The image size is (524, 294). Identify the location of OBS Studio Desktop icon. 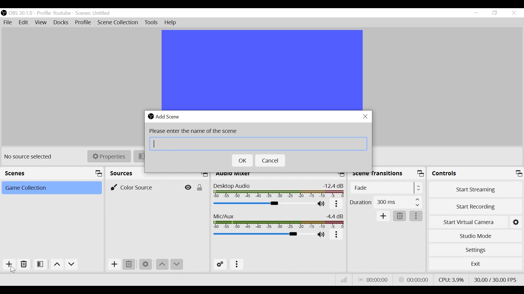
(150, 116).